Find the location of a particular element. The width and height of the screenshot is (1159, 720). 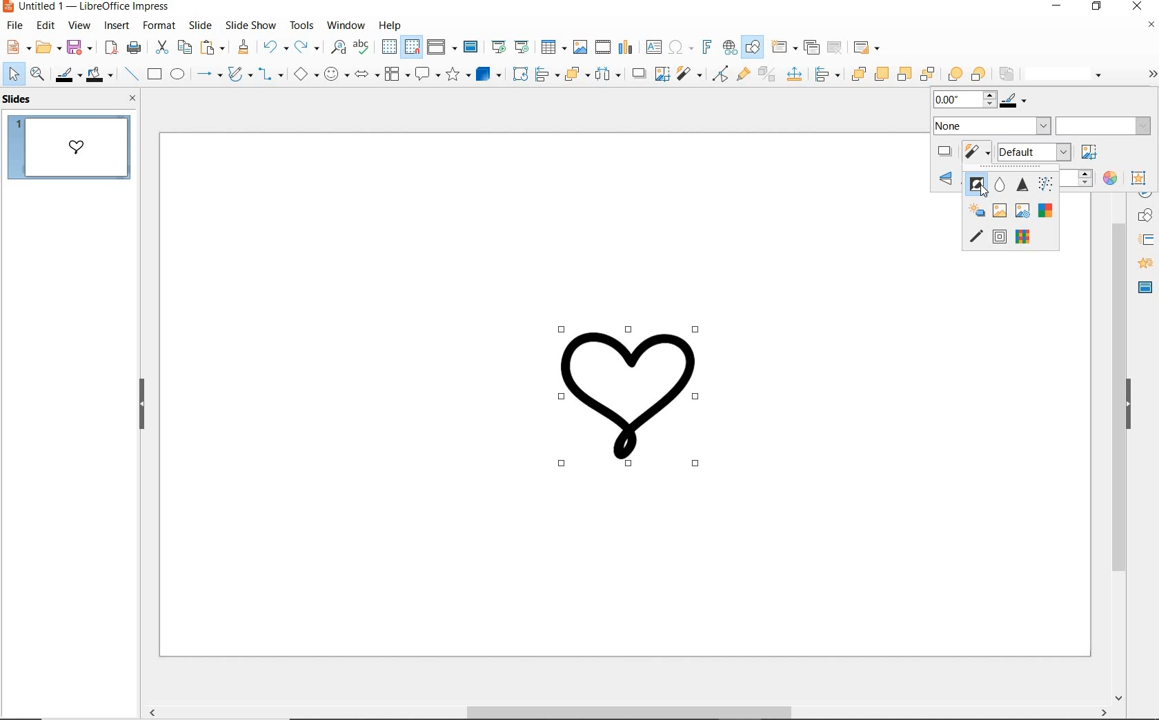

clone formatting is located at coordinates (242, 48).